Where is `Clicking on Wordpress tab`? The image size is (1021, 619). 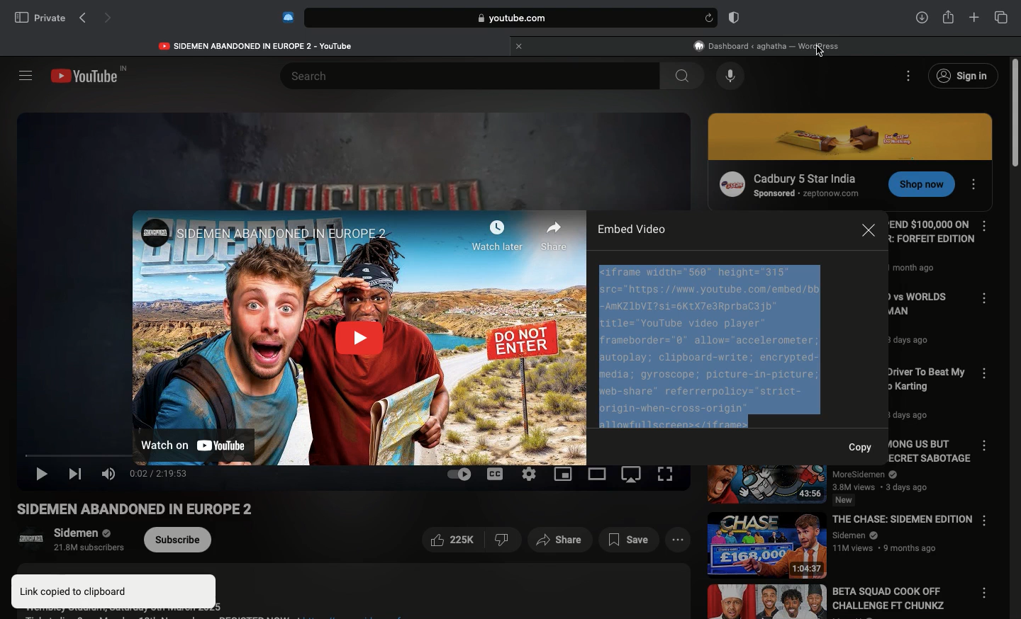
Clicking on Wordpress tab is located at coordinates (767, 45).